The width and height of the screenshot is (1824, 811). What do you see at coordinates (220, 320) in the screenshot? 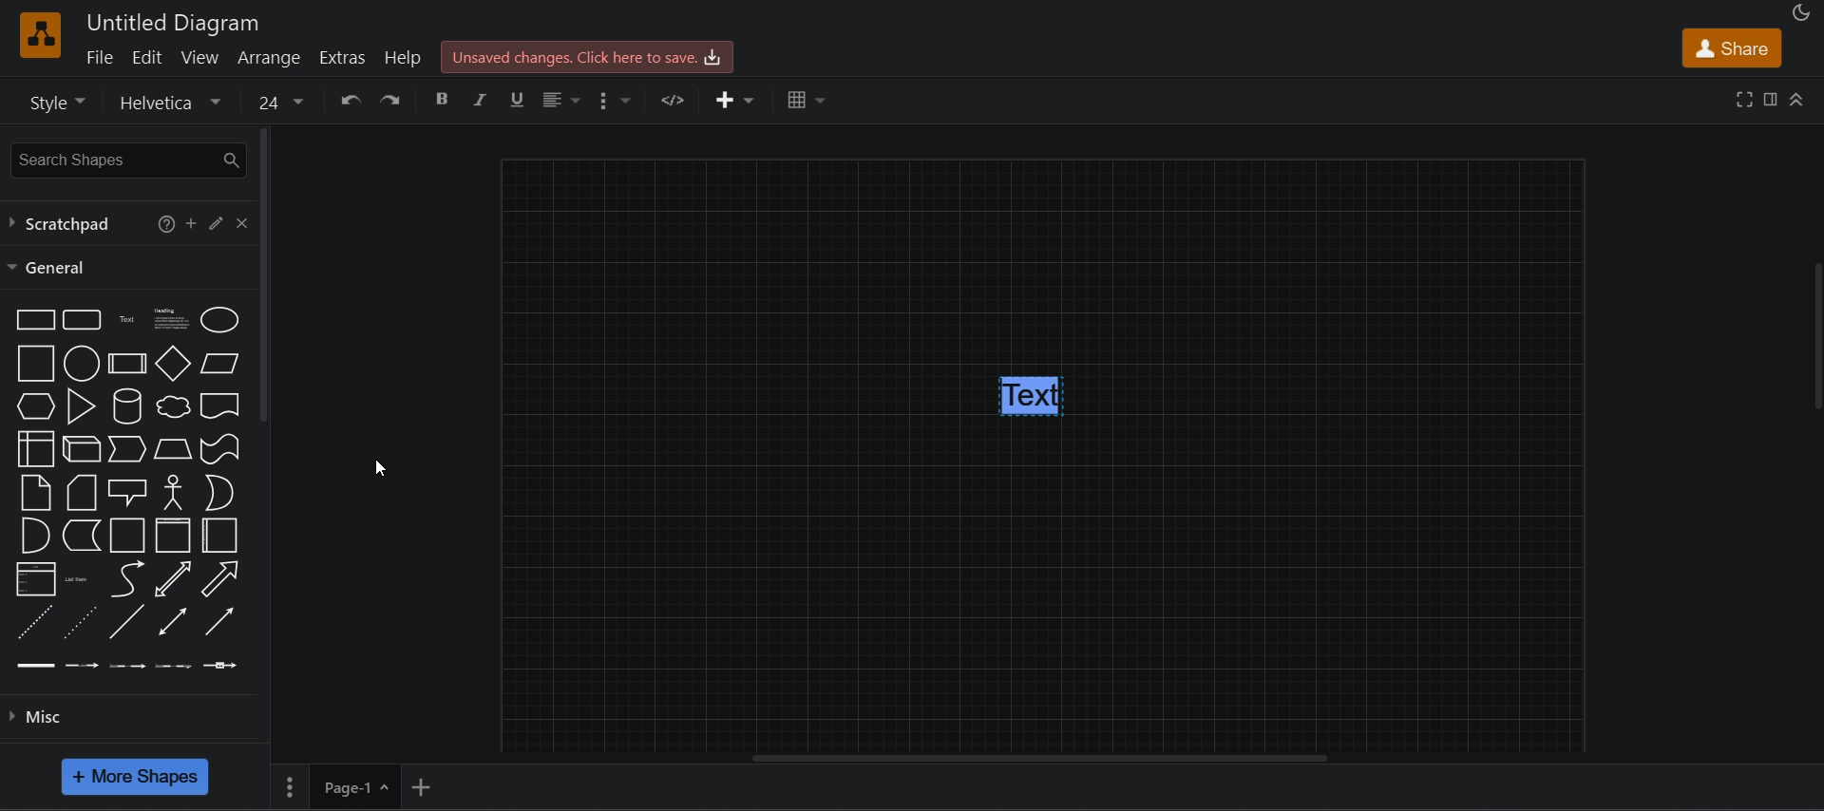
I see `Ellipse` at bounding box center [220, 320].